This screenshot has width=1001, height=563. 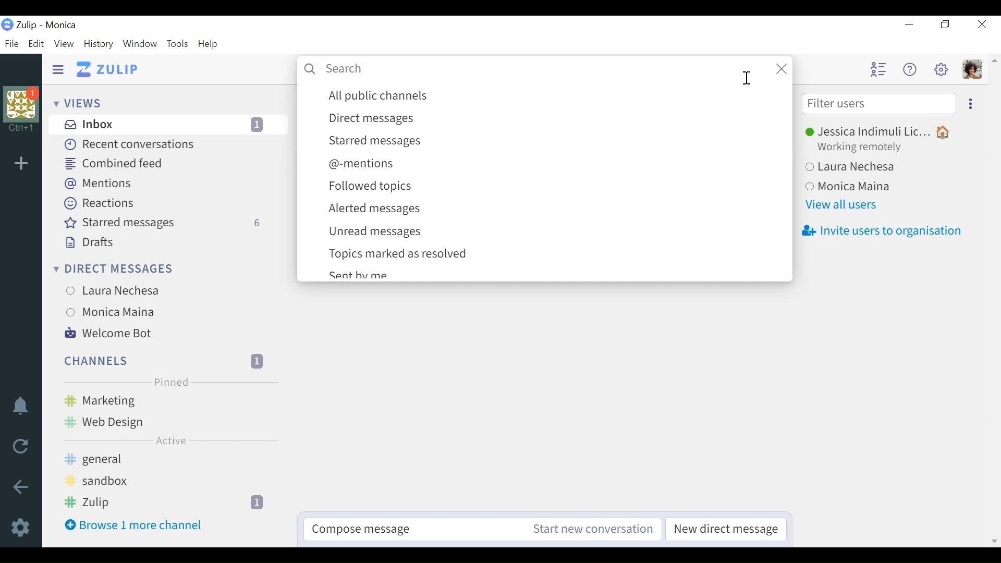 I want to click on View, so click(x=65, y=45).